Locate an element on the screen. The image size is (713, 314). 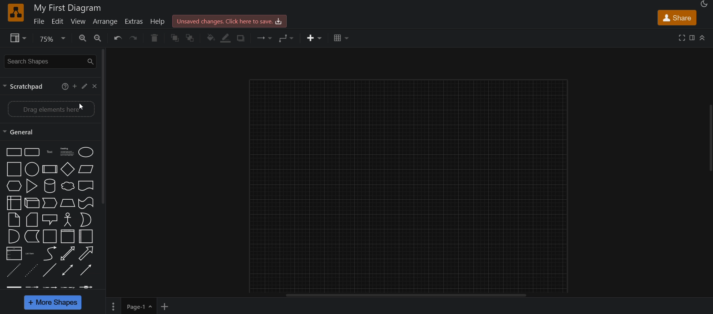
format is located at coordinates (692, 38).